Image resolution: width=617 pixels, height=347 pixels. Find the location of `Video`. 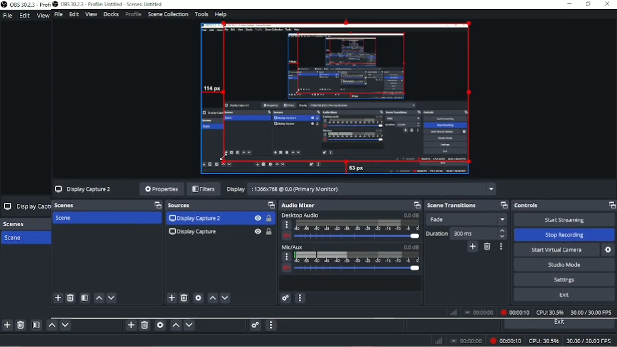

Video is located at coordinates (333, 99).